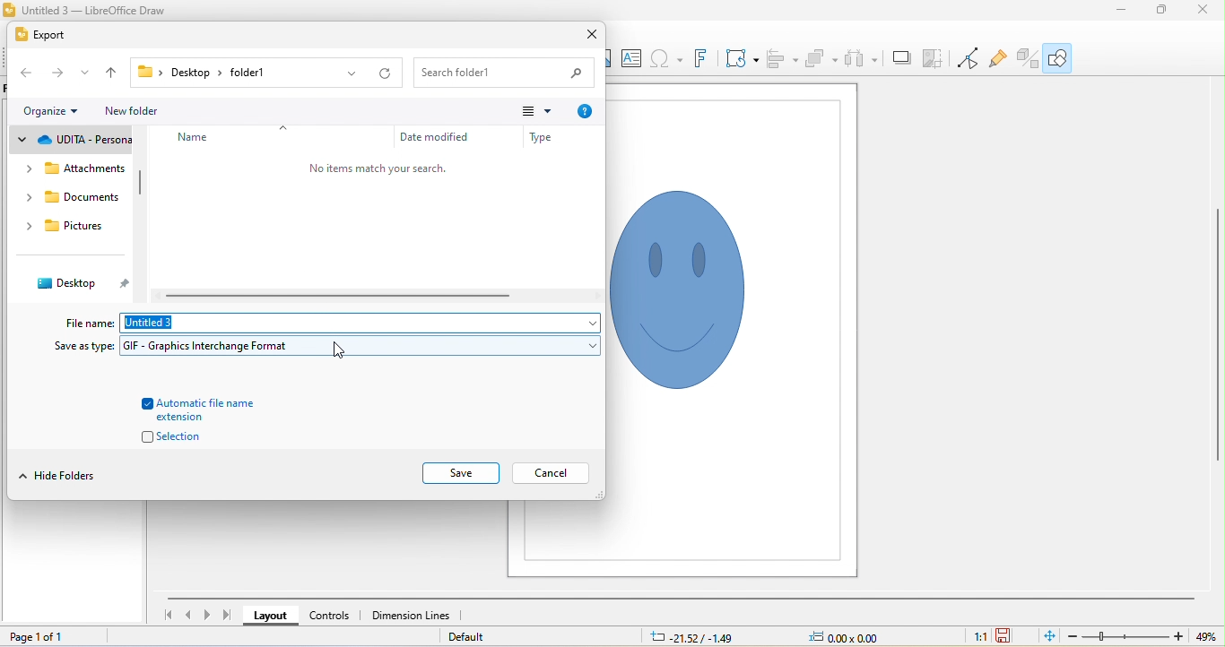 This screenshot has width=1225, height=647. I want to click on save, so click(1005, 635).